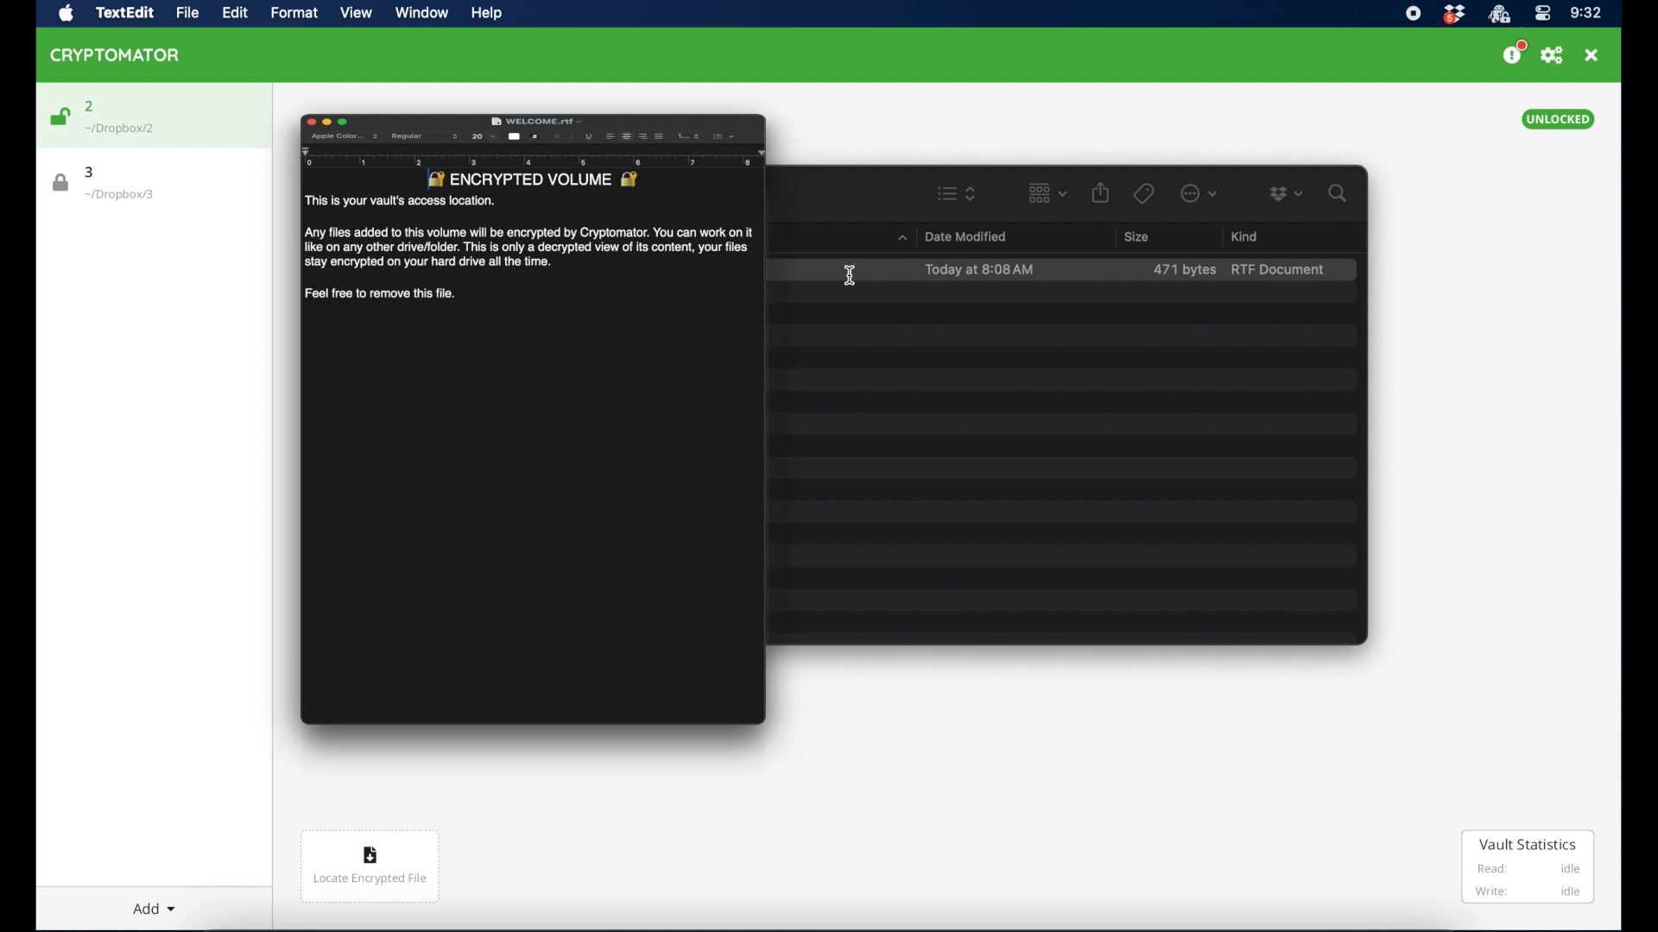  Describe the element at coordinates (1136, 236) in the screenshot. I see `size` at that location.